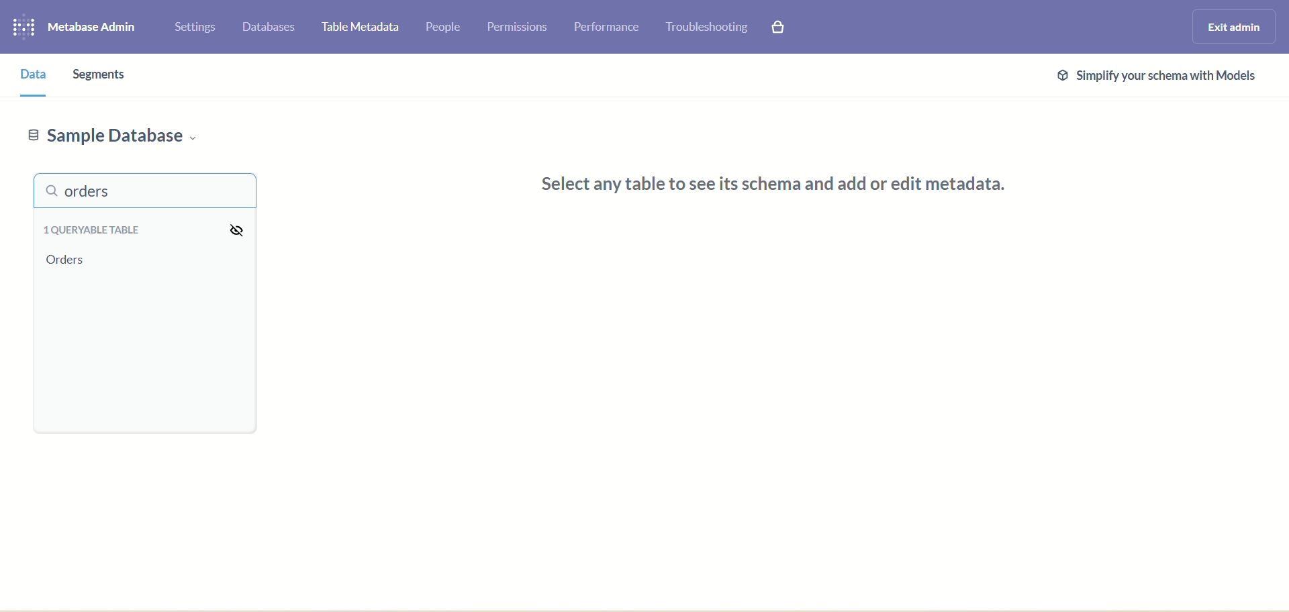 The width and height of the screenshot is (1289, 612). What do you see at coordinates (518, 26) in the screenshot?
I see `permissions` at bounding box center [518, 26].